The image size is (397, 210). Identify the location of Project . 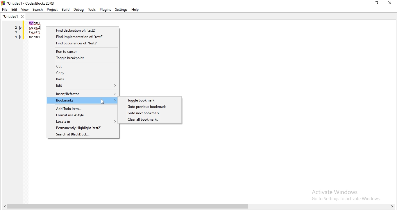
(53, 10).